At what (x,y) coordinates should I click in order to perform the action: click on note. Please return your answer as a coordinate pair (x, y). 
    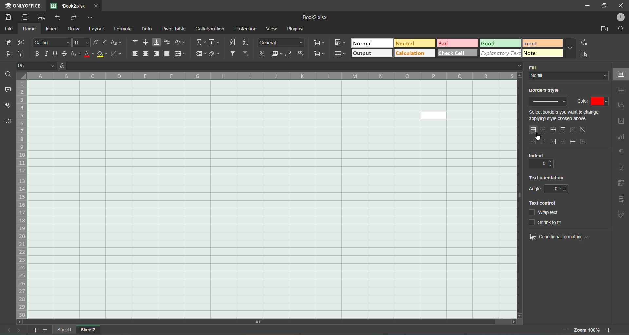
    Looking at the image, I should click on (542, 53).